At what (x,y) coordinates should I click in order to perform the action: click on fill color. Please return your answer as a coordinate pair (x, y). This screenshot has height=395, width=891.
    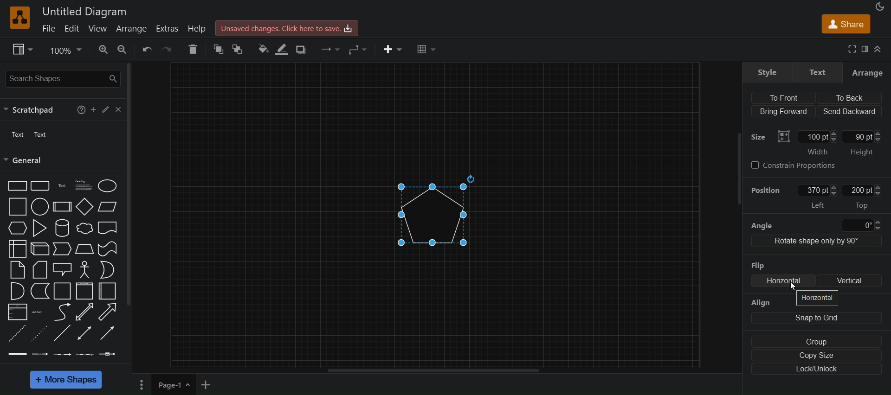
    Looking at the image, I should click on (262, 49).